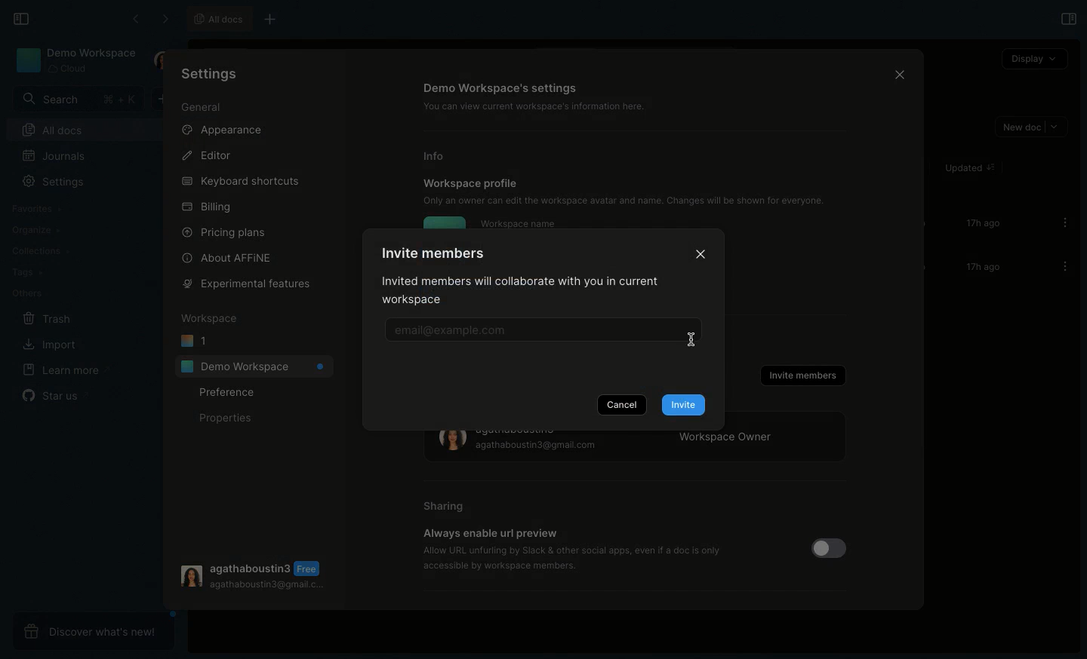 Image resolution: width=1087 pixels, height=659 pixels. What do you see at coordinates (433, 253) in the screenshot?
I see `Invite members` at bounding box center [433, 253].